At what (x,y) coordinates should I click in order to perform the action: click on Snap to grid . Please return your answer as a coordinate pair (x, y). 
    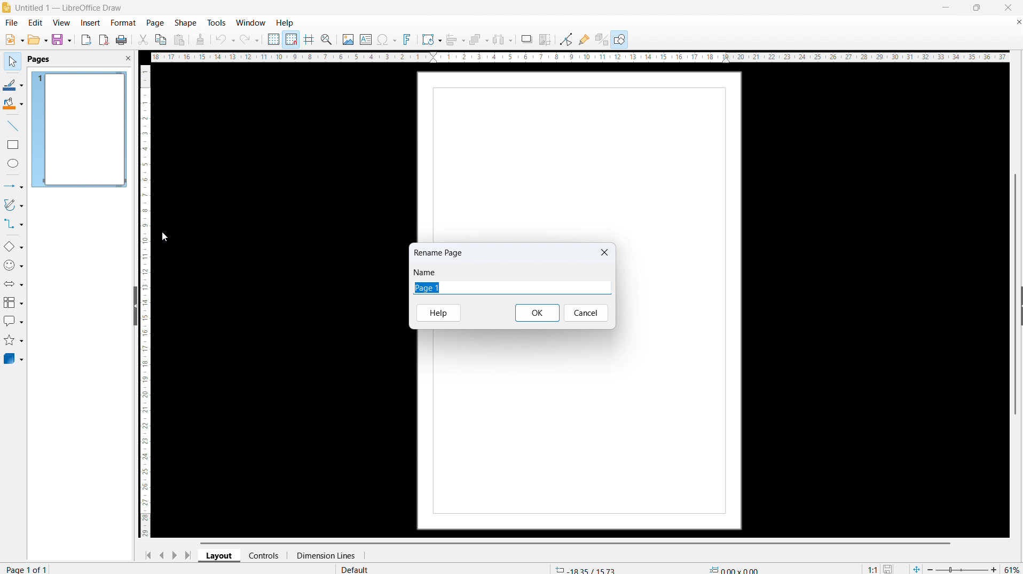
    Looking at the image, I should click on (291, 39).